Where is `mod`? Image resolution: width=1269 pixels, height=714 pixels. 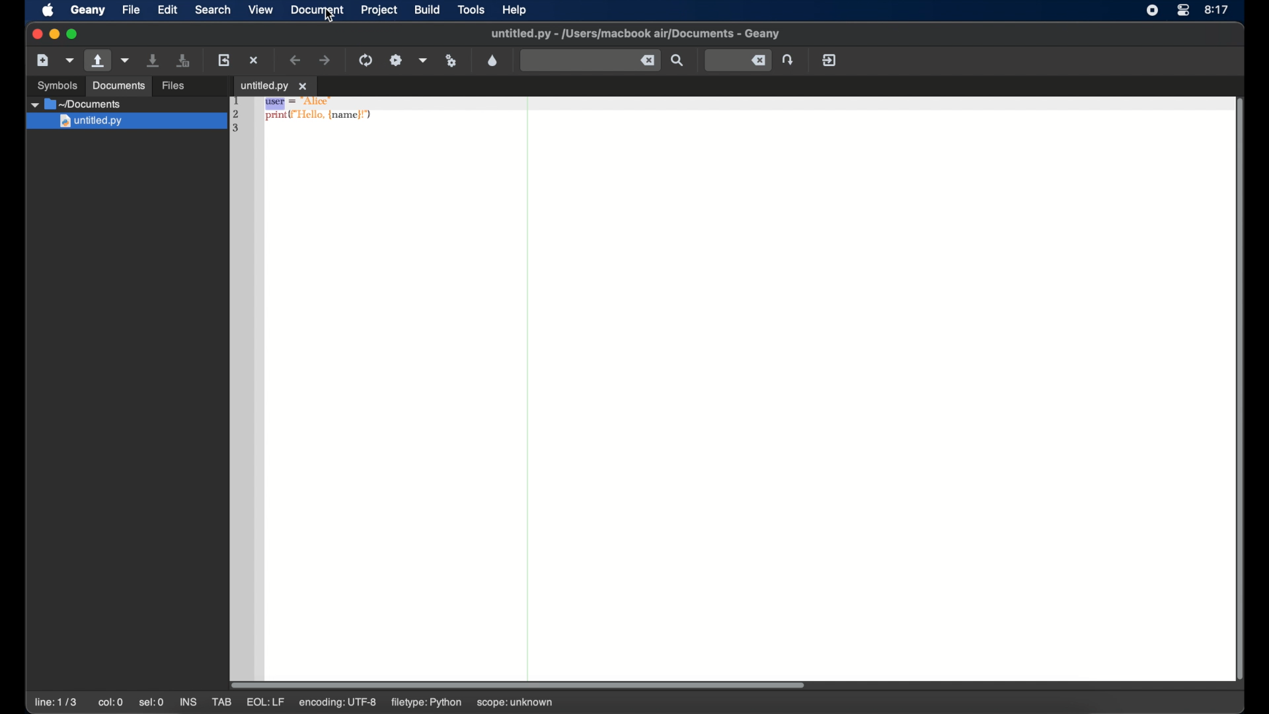 mod is located at coordinates (264, 703).